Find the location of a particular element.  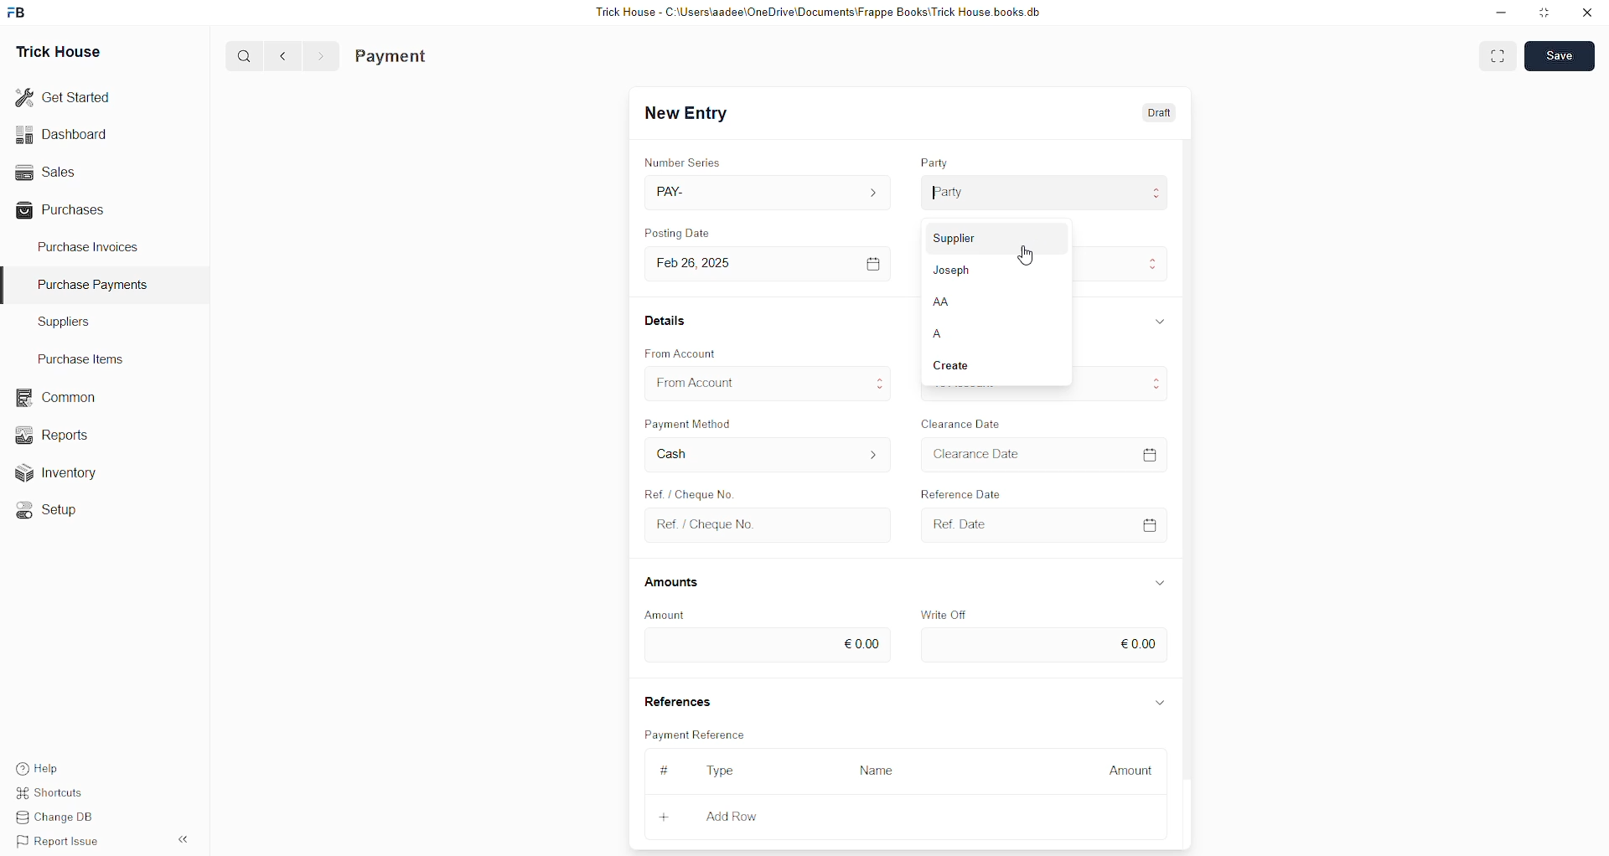

Purchase Items. is located at coordinates (78, 357).